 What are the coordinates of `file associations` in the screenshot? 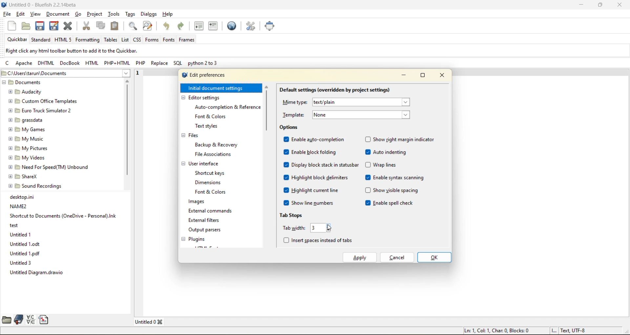 It's located at (215, 155).